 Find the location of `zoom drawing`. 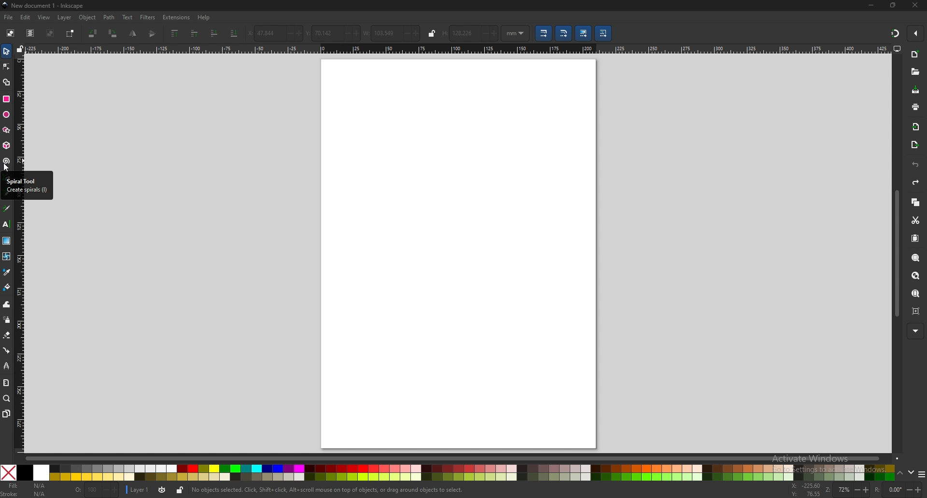

zoom drawing is located at coordinates (915, 275).